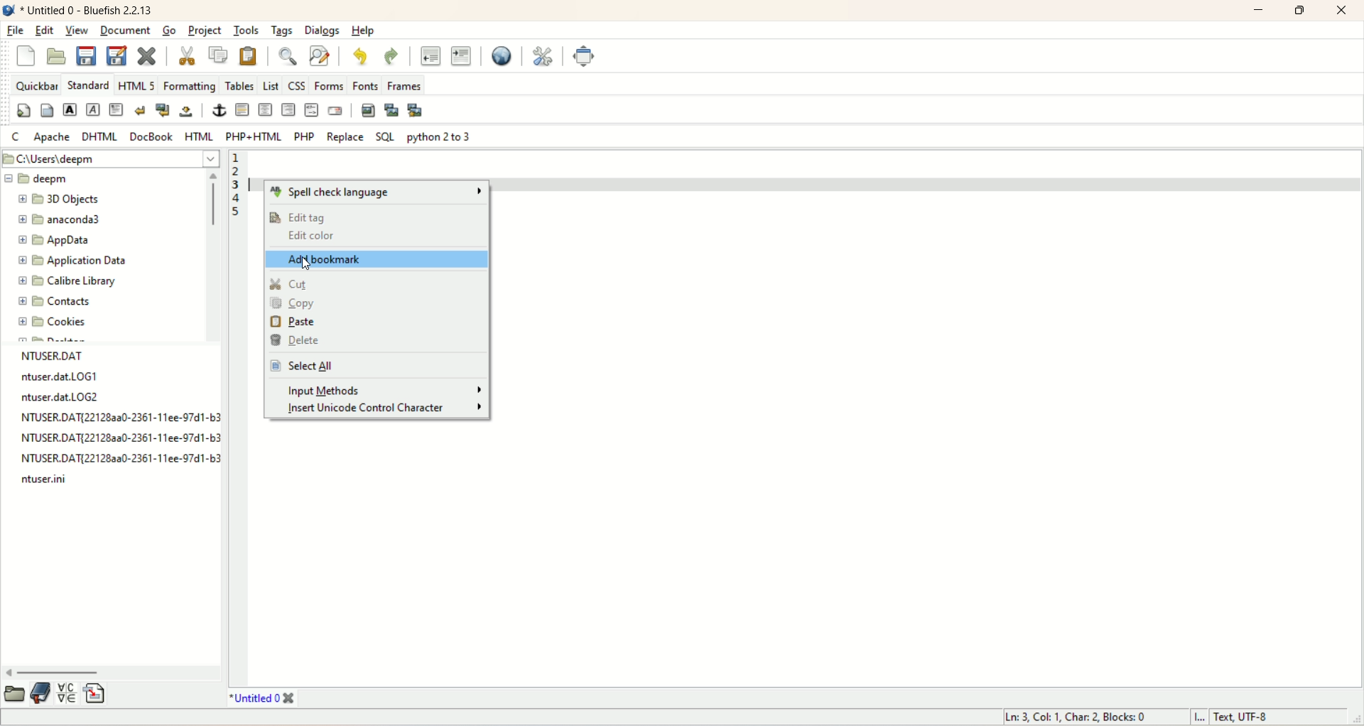 This screenshot has width=1364, height=726. I want to click on unindent, so click(427, 57).